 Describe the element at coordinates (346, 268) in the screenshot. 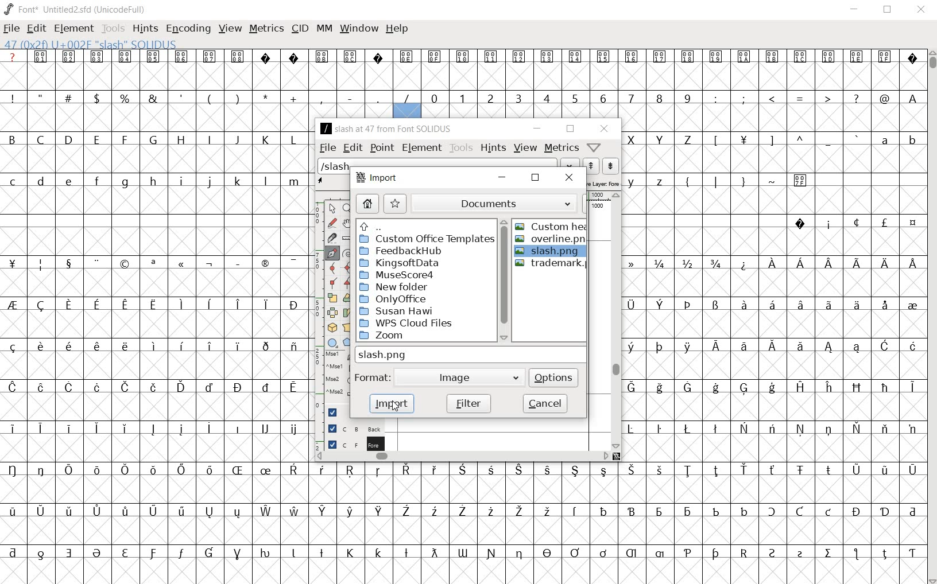

I see `add a curve point always either horizontal or vertical` at that location.